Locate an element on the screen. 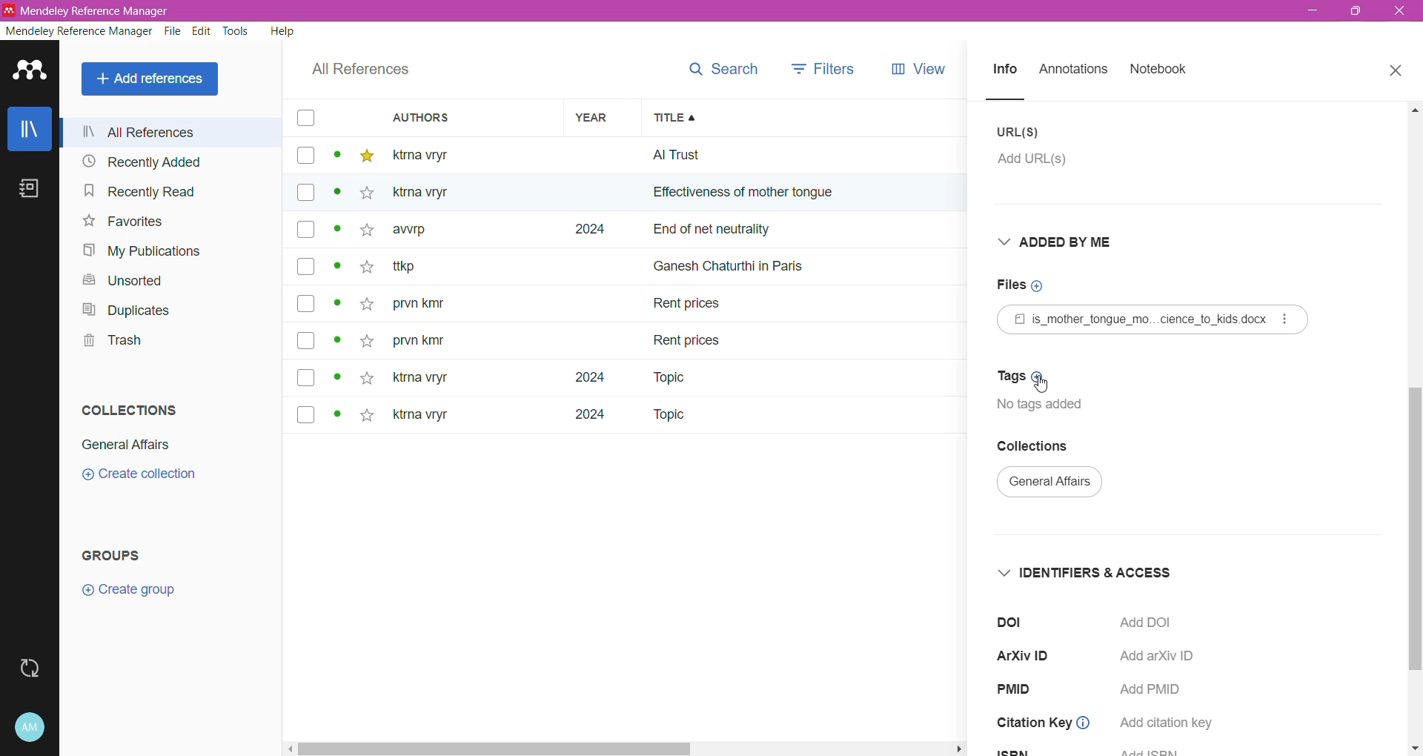 The height and width of the screenshot is (756, 1423). end of net neutrally  is located at coordinates (811, 231).